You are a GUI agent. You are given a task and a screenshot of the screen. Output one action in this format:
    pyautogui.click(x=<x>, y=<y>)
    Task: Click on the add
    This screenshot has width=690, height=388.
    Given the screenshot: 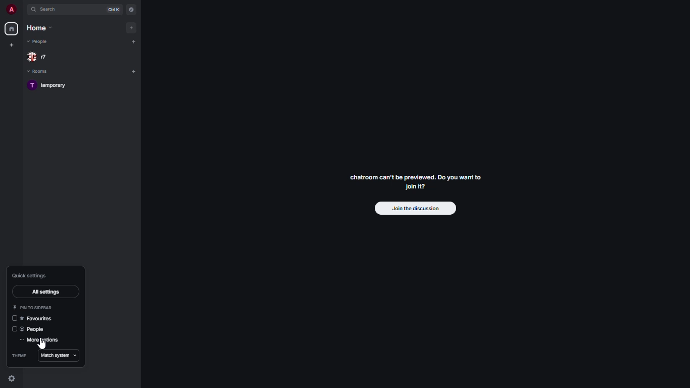 What is the action you would take?
    pyautogui.click(x=134, y=40)
    